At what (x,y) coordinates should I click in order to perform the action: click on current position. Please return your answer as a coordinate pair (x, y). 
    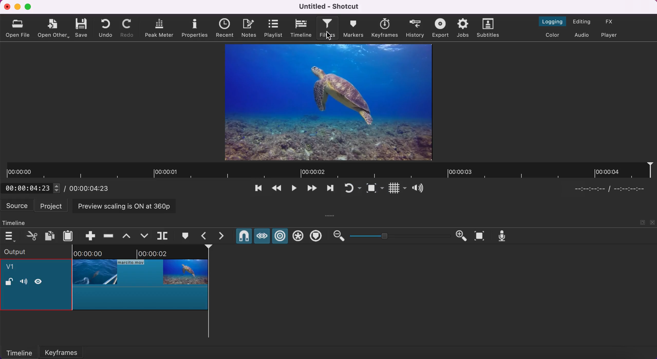
    Looking at the image, I should click on (33, 188).